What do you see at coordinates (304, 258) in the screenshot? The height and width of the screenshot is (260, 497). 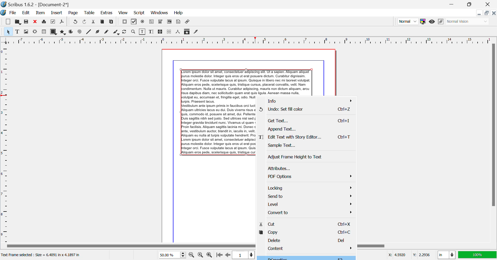 I see `Cursor on Properties` at bounding box center [304, 258].